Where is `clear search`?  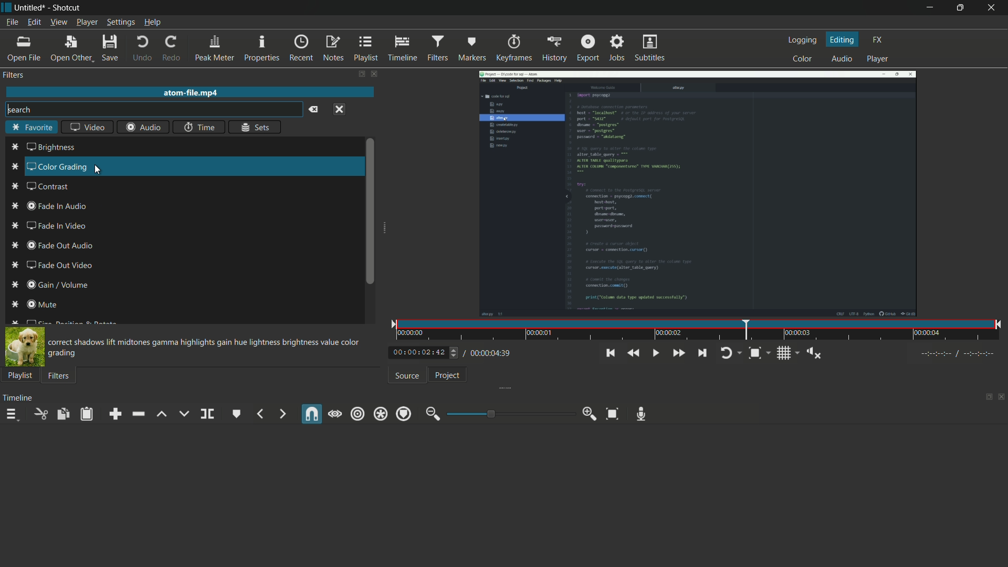 clear search is located at coordinates (314, 110).